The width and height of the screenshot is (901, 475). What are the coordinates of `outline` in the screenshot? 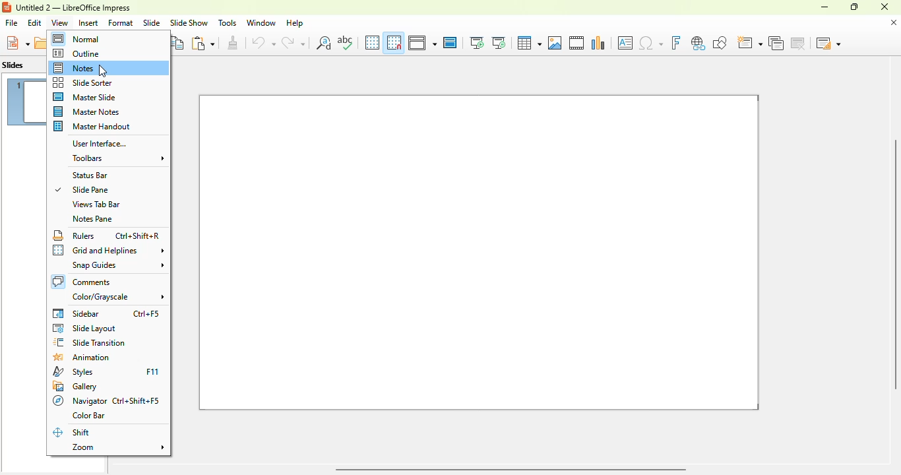 It's located at (77, 53).